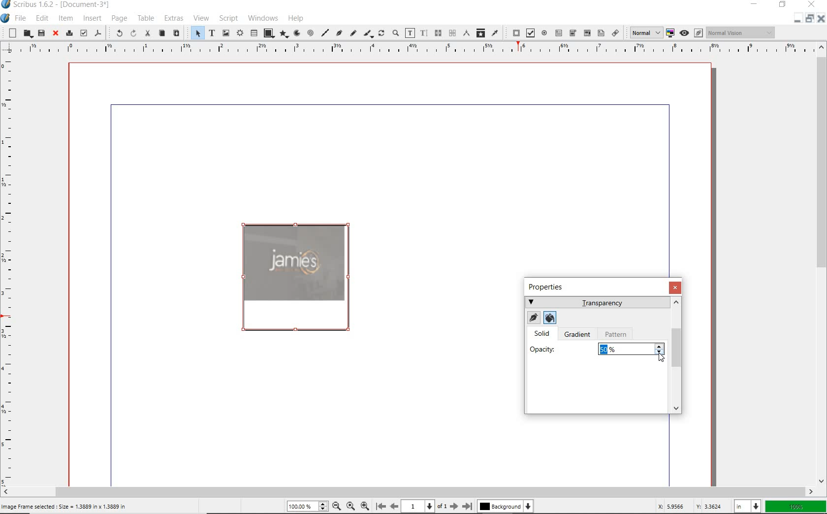  What do you see at coordinates (496, 33) in the screenshot?
I see `eye dropper` at bounding box center [496, 33].